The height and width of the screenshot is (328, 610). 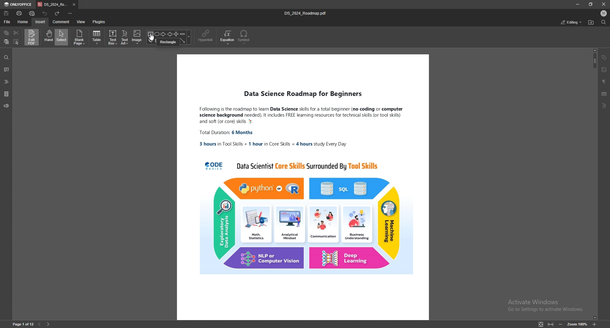 What do you see at coordinates (244, 37) in the screenshot?
I see `symbol` at bounding box center [244, 37].